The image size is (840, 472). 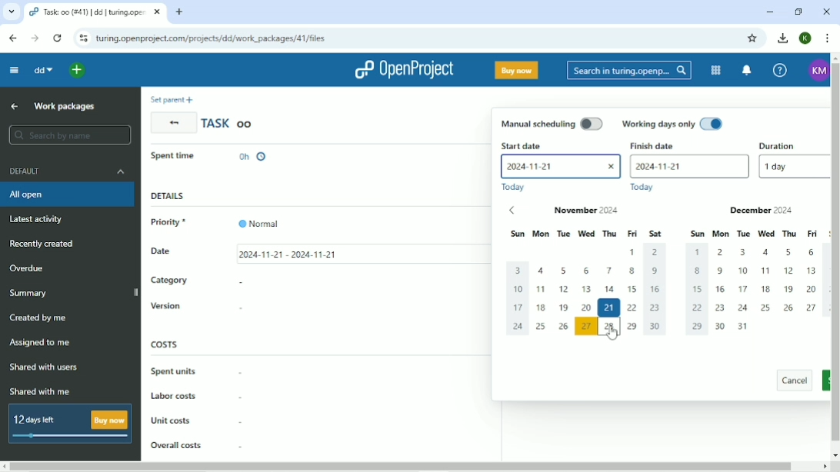 What do you see at coordinates (15, 107) in the screenshot?
I see `Up` at bounding box center [15, 107].